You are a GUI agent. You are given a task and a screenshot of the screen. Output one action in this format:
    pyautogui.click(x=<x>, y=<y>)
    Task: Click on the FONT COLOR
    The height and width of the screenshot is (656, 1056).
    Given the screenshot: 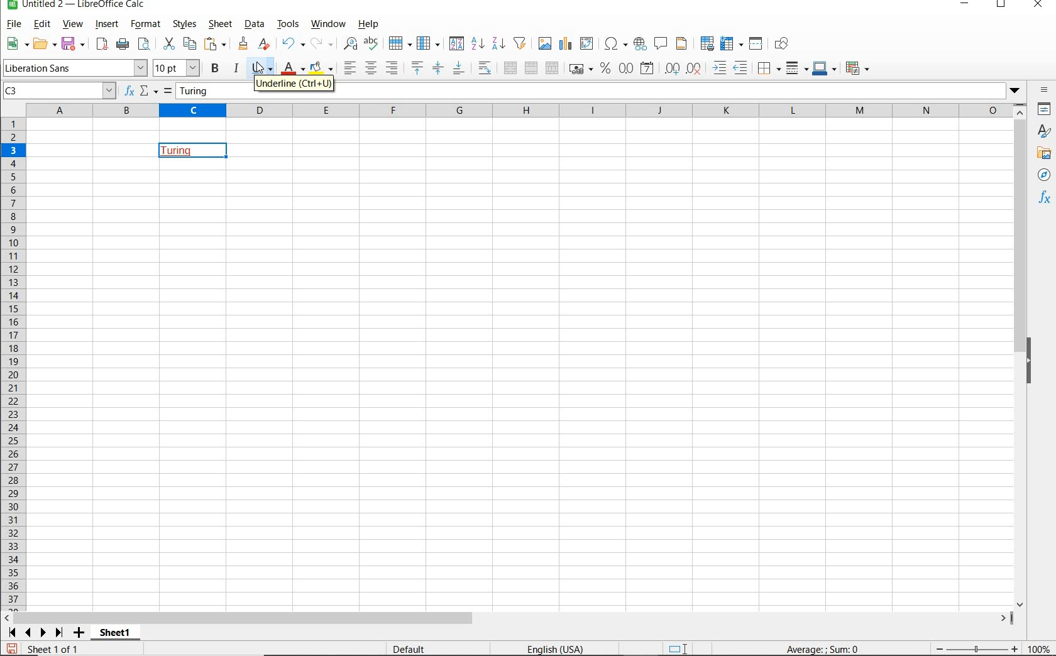 What is the action you would take?
    pyautogui.click(x=292, y=69)
    